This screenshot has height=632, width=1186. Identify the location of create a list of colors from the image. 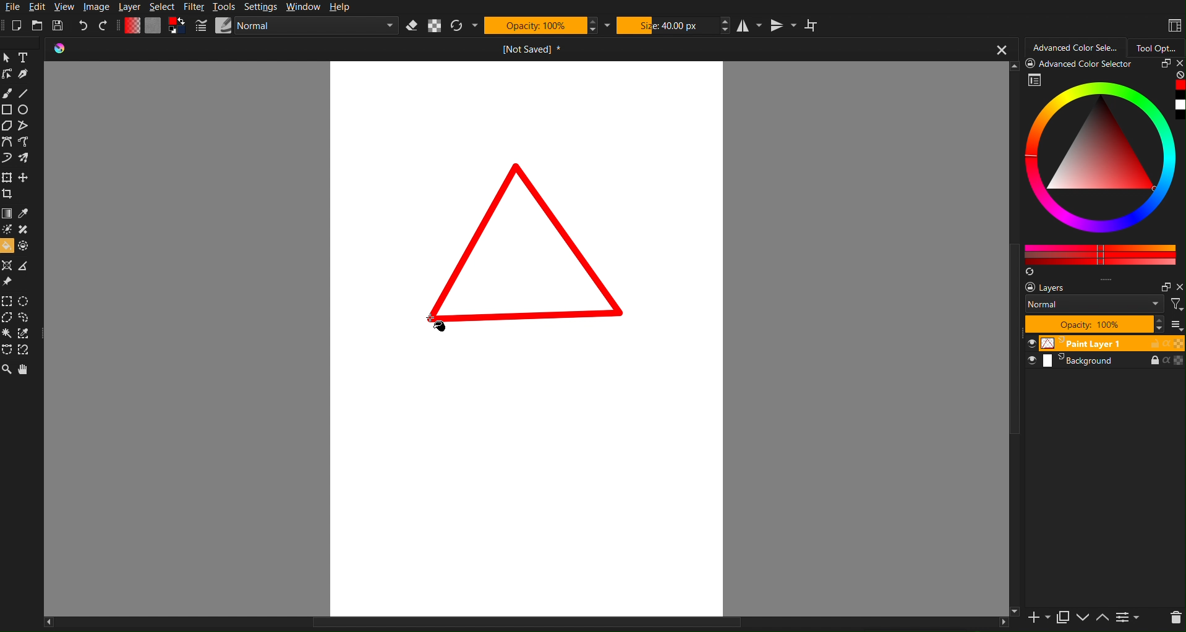
(1032, 273).